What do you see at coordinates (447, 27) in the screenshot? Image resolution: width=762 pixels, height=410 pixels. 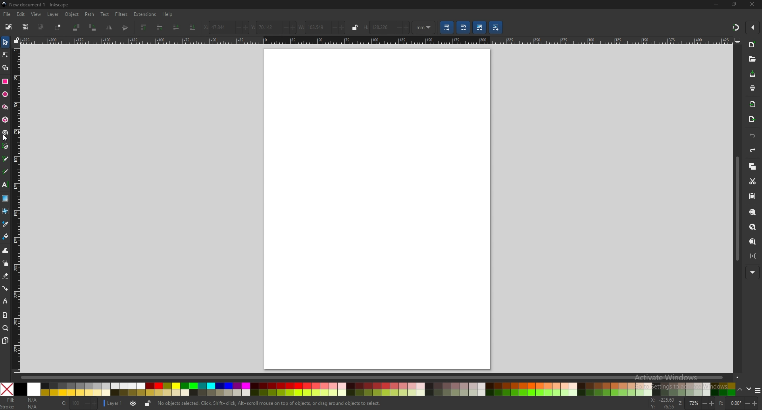 I see `scale stroke width` at bounding box center [447, 27].